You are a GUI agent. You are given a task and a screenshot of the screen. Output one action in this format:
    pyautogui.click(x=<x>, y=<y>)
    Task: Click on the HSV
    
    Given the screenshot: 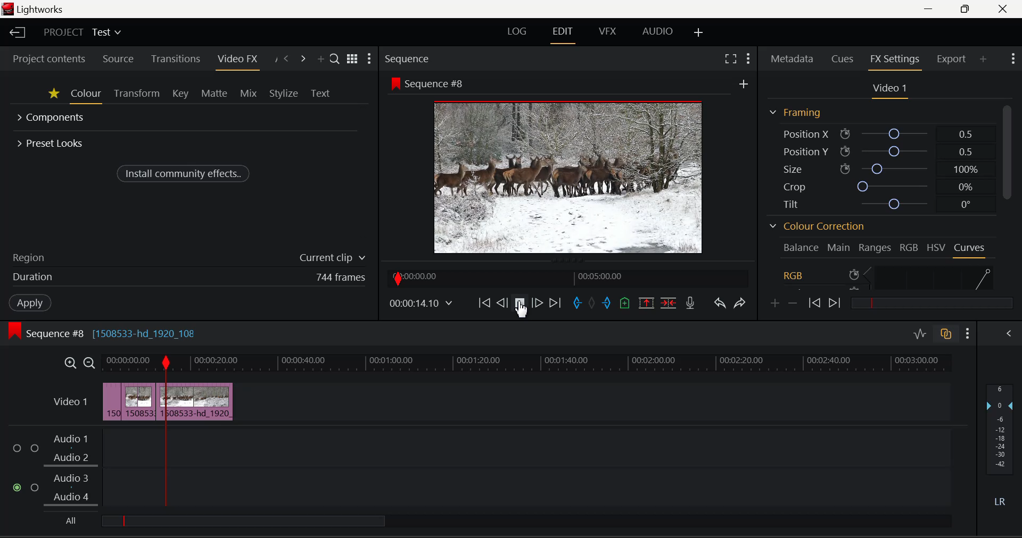 What is the action you would take?
    pyautogui.click(x=937, y=246)
    